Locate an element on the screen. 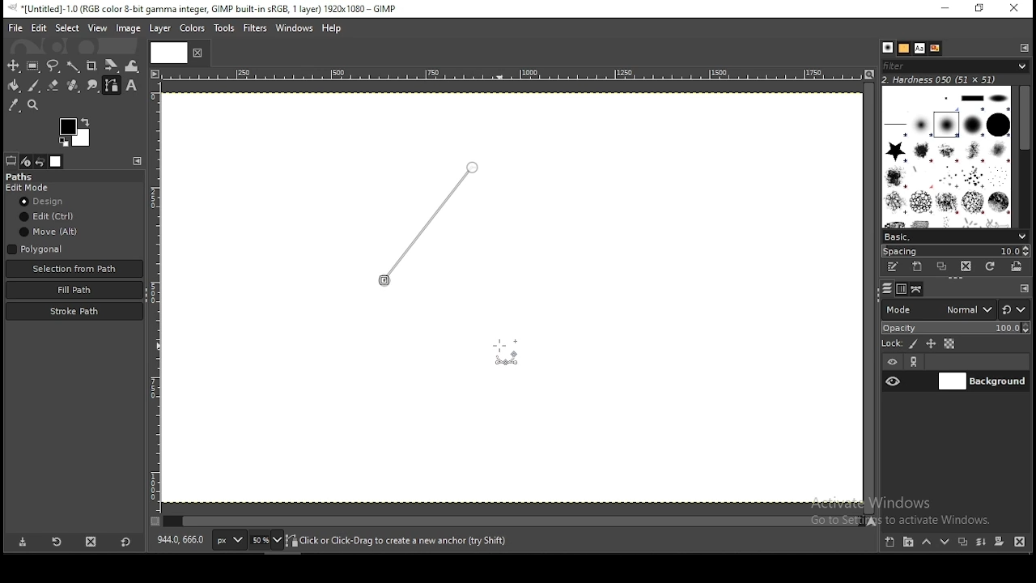 This screenshot has height=583, width=1036. free selection tool is located at coordinates (53, 66).